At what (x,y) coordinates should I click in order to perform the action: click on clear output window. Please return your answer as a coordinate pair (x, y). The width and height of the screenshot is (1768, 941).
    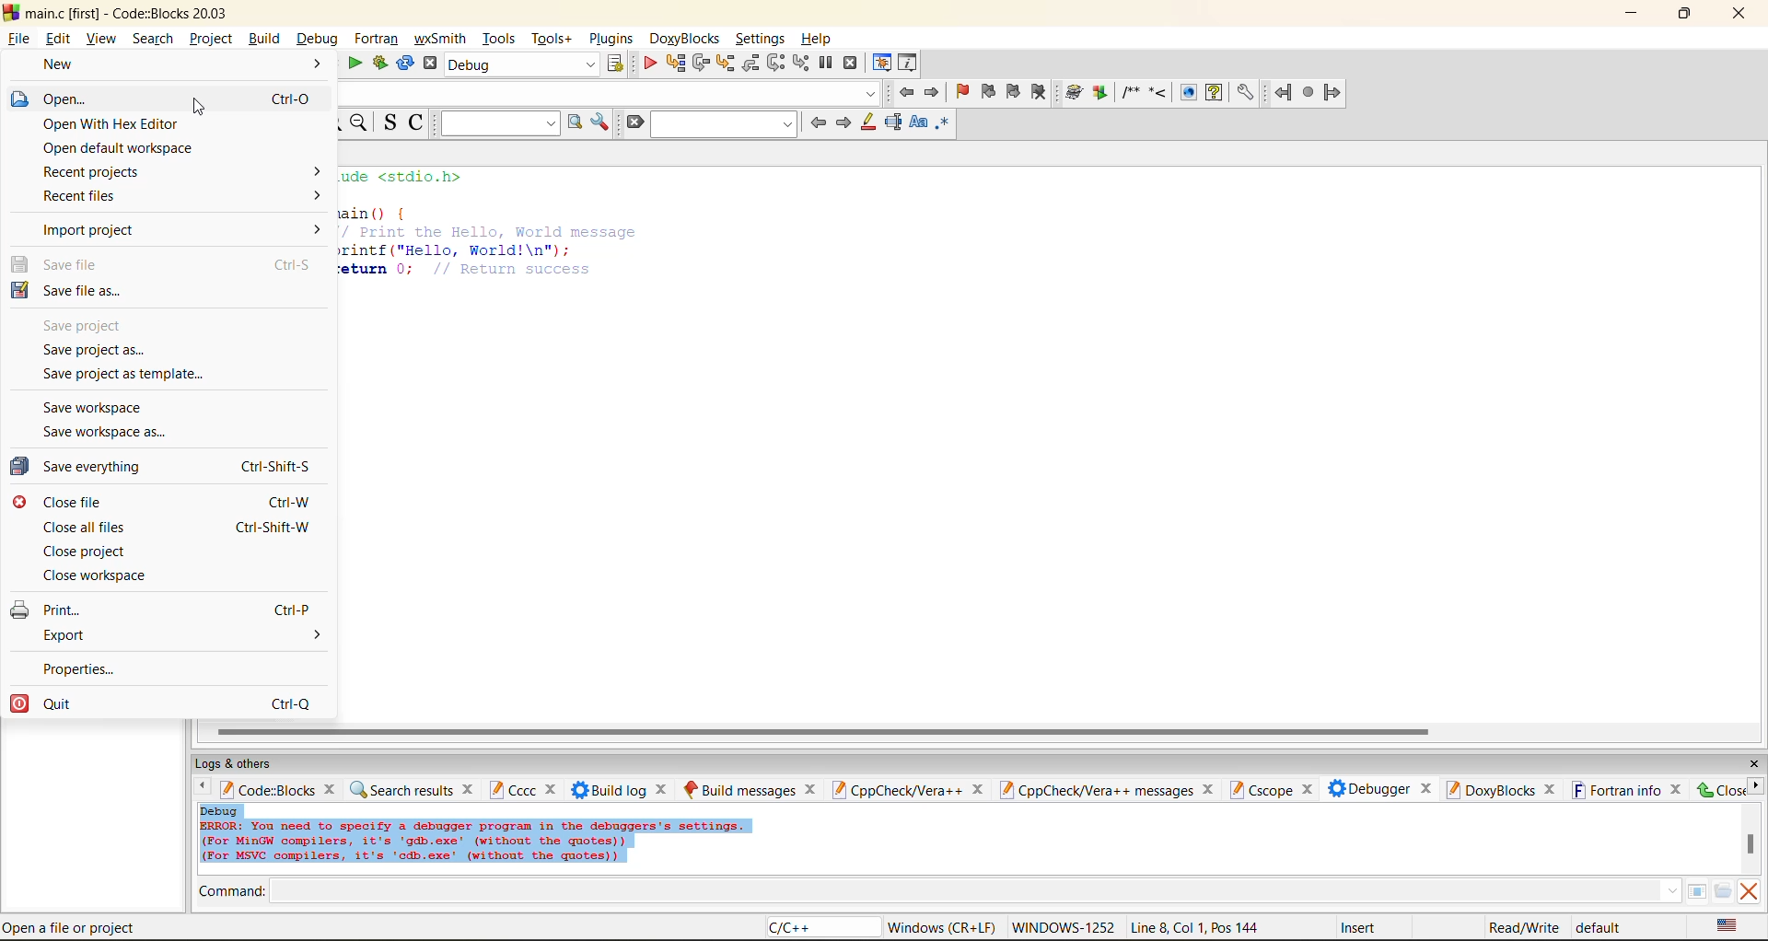
    Looking at the image, I should click on (1748, 890).